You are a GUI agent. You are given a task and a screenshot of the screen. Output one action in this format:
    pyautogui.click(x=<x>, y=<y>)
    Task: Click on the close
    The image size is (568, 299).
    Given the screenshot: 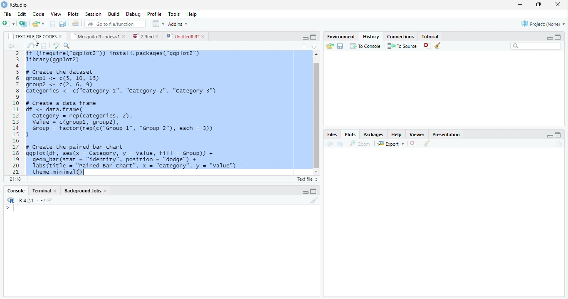 What is the action you would take?
    pyautogui.click(x=124, y=37)
    